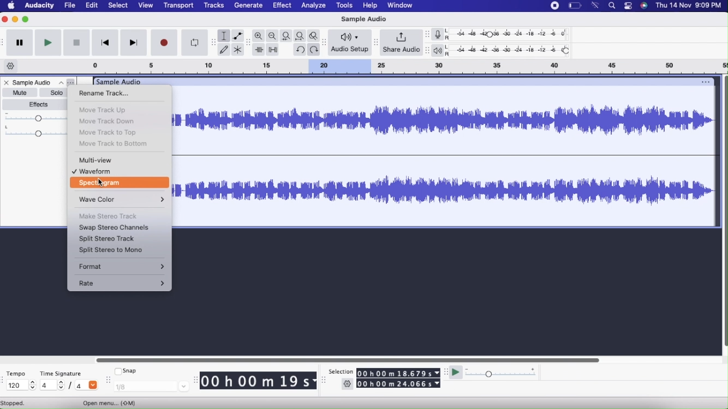  What do you see at coordinates (629, 5) in the screenshot?
I see `control panel` at bounding box center [629, 5].